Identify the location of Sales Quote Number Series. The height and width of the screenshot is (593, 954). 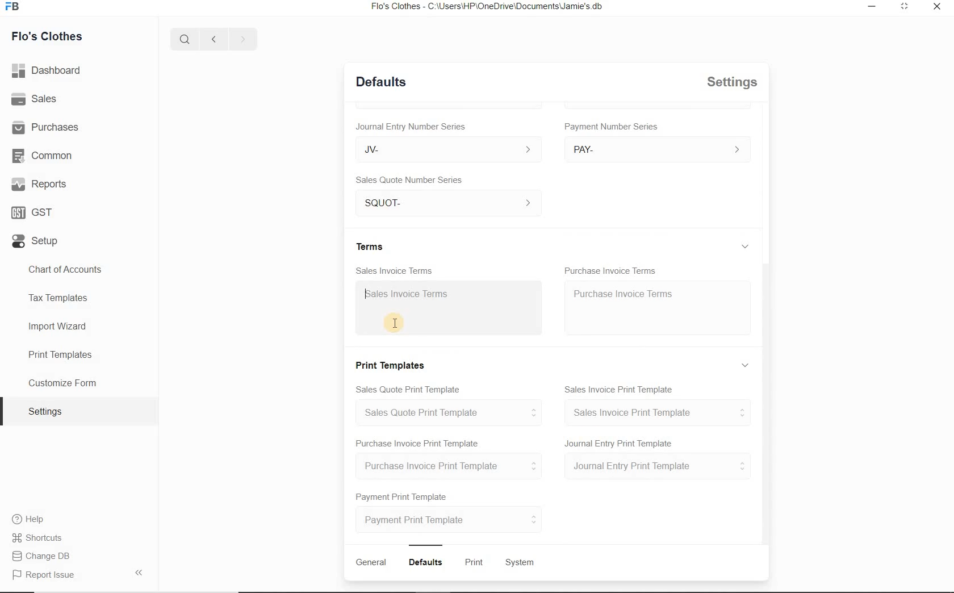
(409, 180).